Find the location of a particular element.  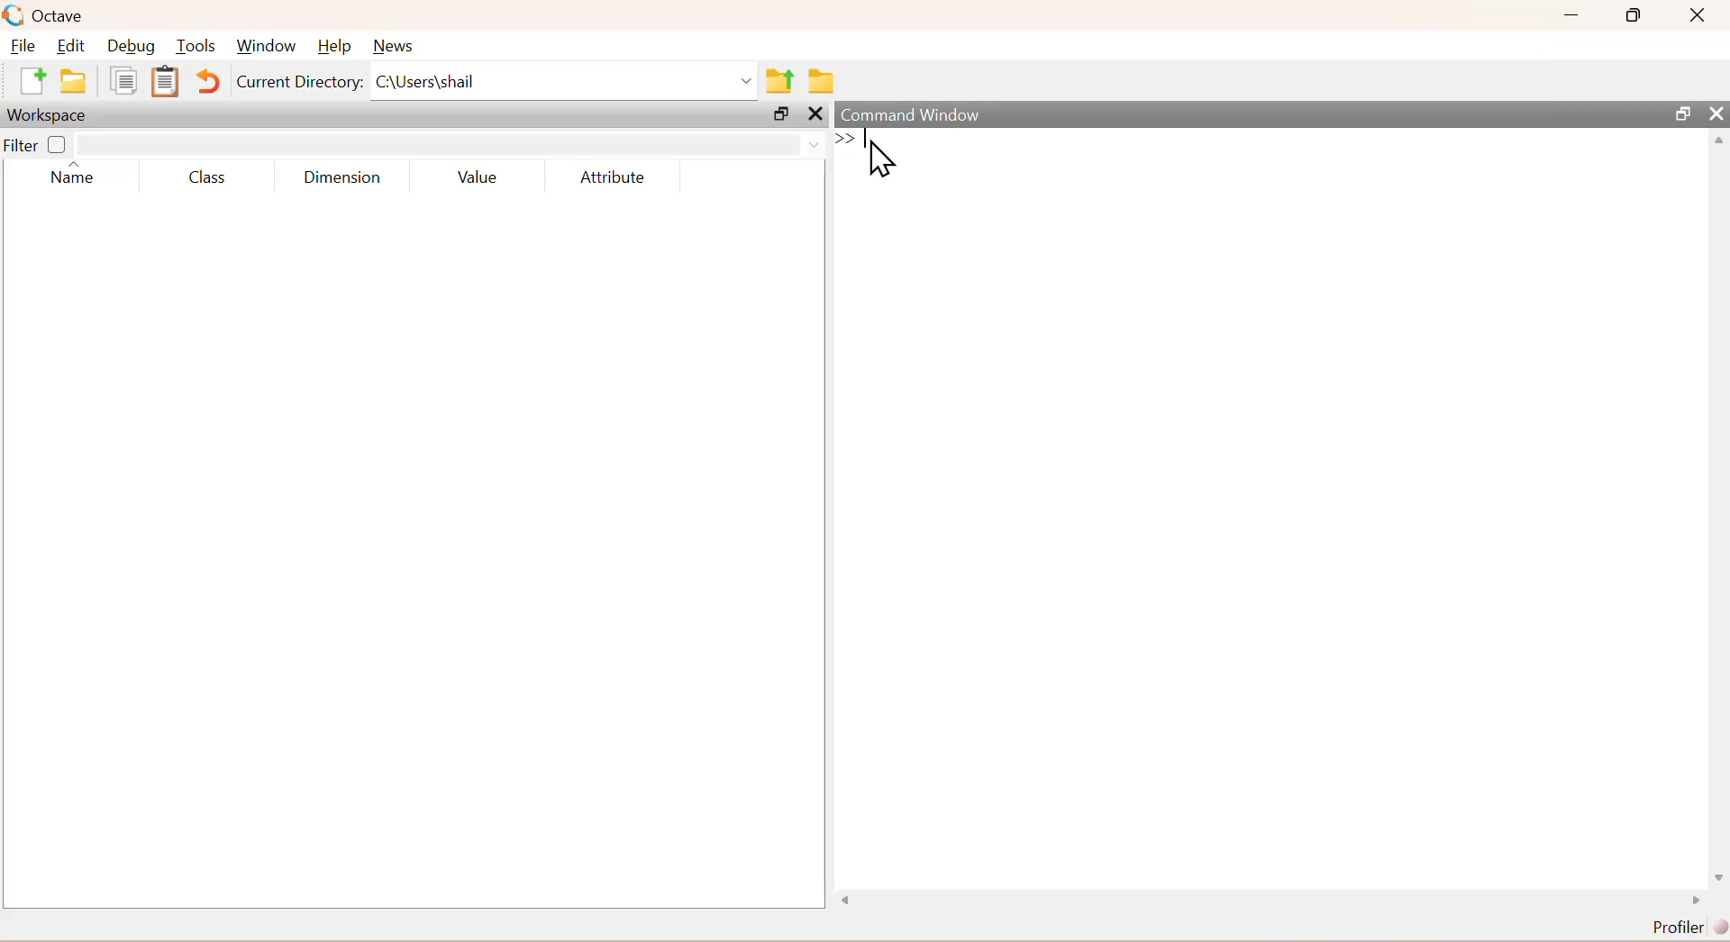

Left is located at coordinates (843, 898).